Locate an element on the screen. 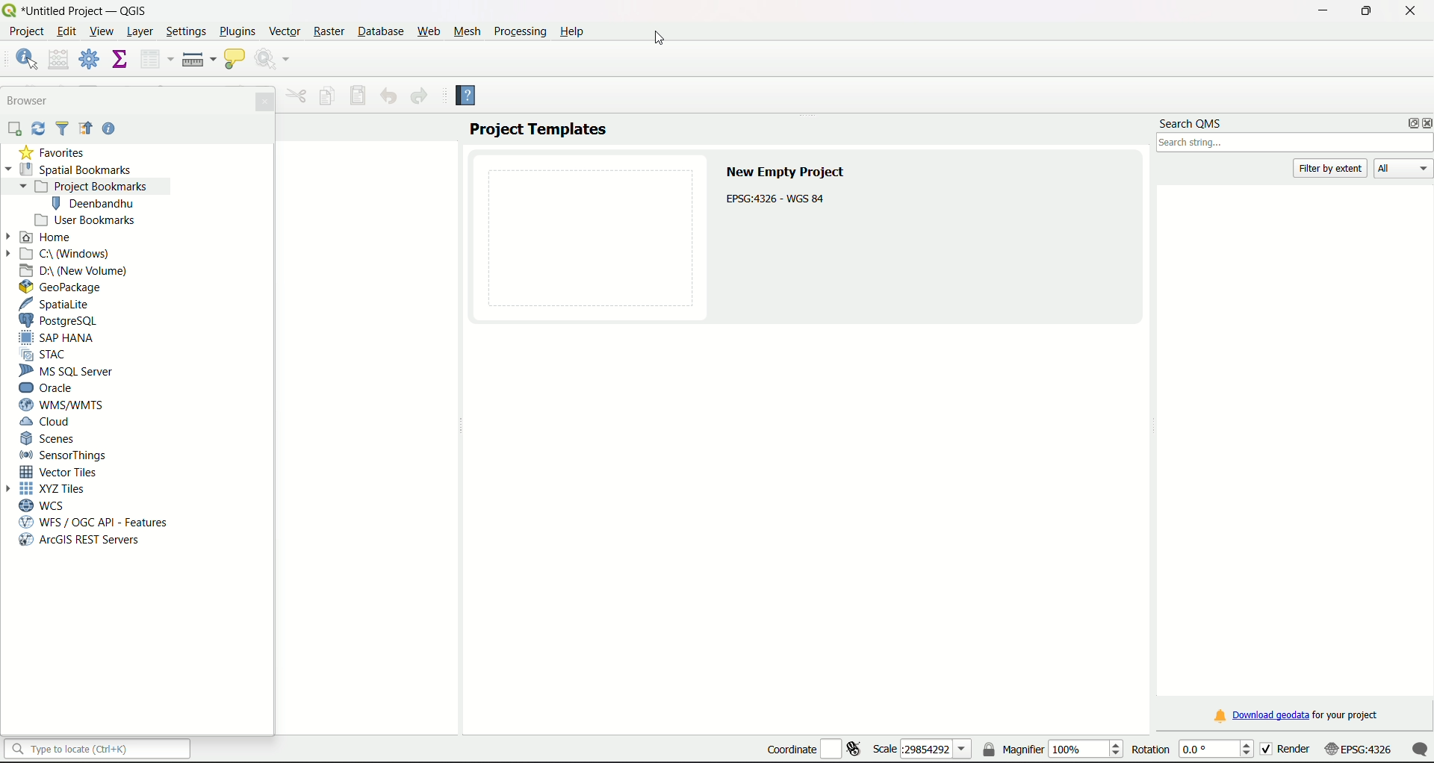  measure line is located at coordinates (199, 60).